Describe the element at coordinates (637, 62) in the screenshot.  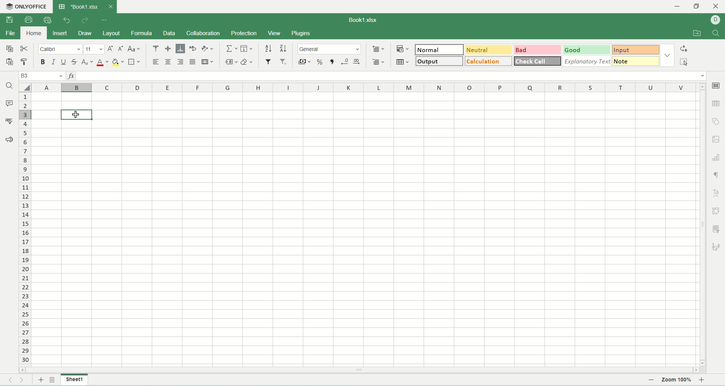
I see `note` at that location.